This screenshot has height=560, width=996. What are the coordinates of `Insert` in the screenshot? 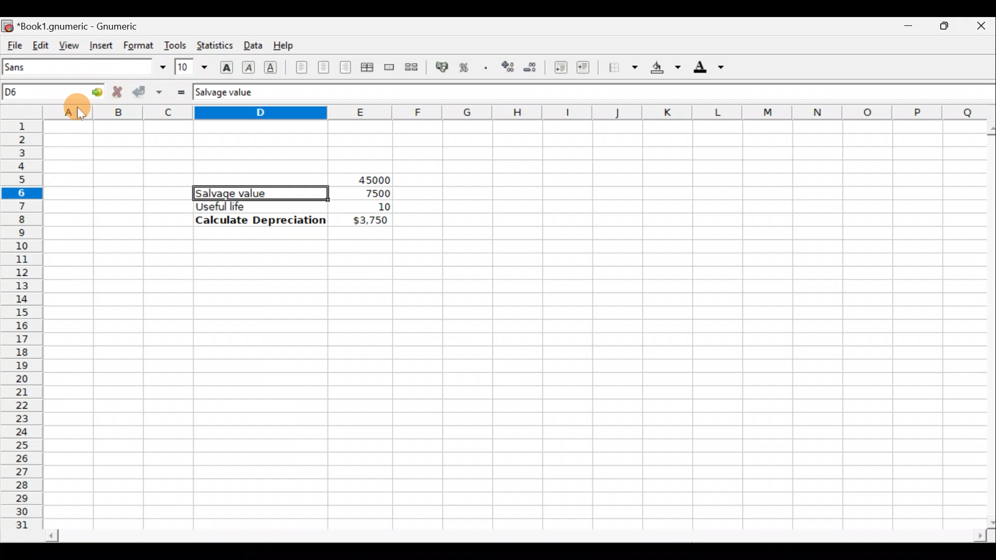 It's located at (101, 46).